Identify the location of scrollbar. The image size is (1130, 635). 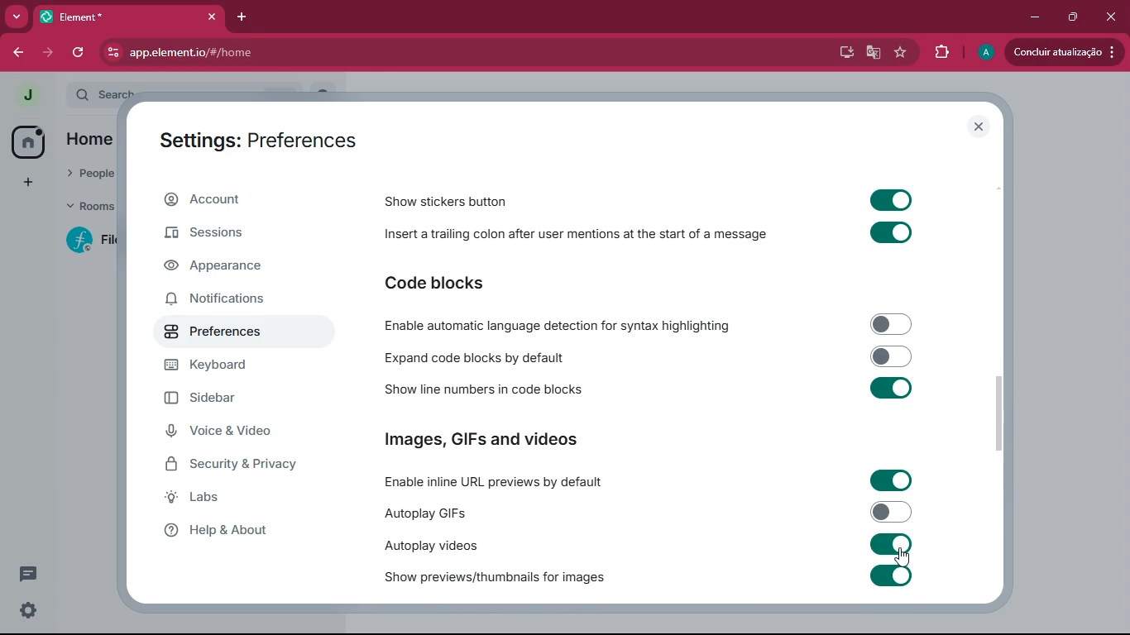
(998, 413).